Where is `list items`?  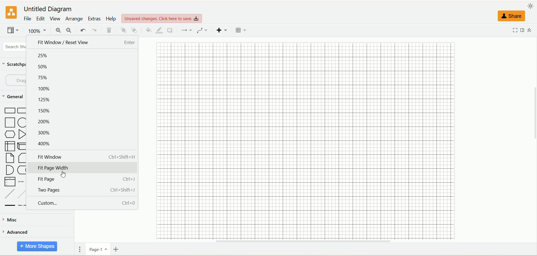
list items is located at coordinates (22, 182).